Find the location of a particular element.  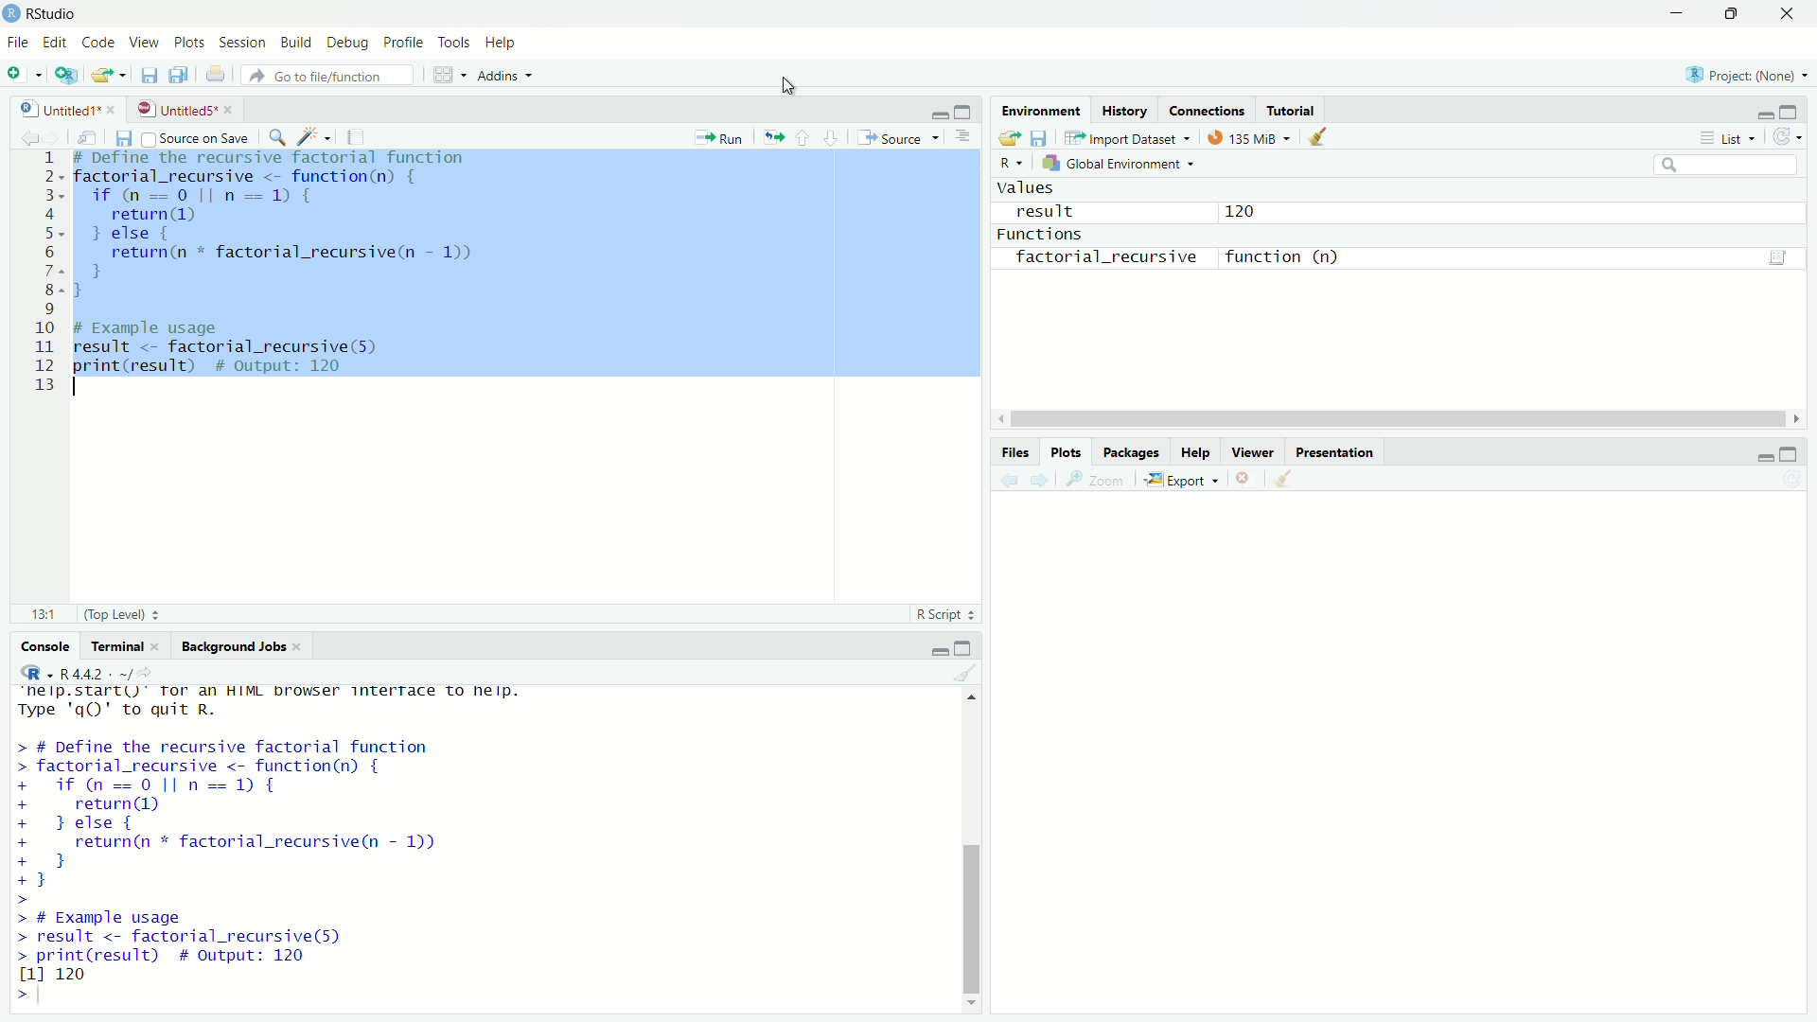

# Derine the recursive tactorial Tunction
factorial_recursive <- function(n) {
ifh=01Iln=1{
return(1)
} else {
return(n * factorial_recursive(n - 1)) |
3}
3}
# Example usage
result <- factorial_recursive(5)
print(result) # Output: 120 is located at coordinates (300, 270).